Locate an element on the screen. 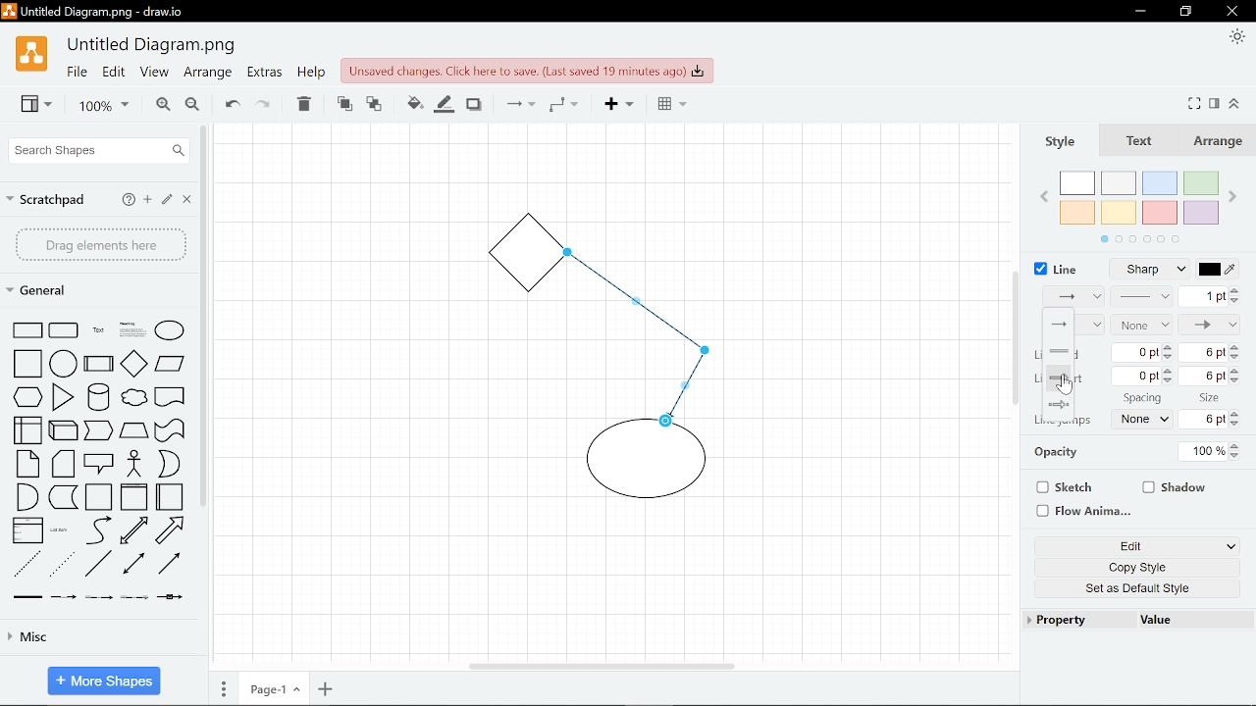  space is located at coordinates (1141, 398).